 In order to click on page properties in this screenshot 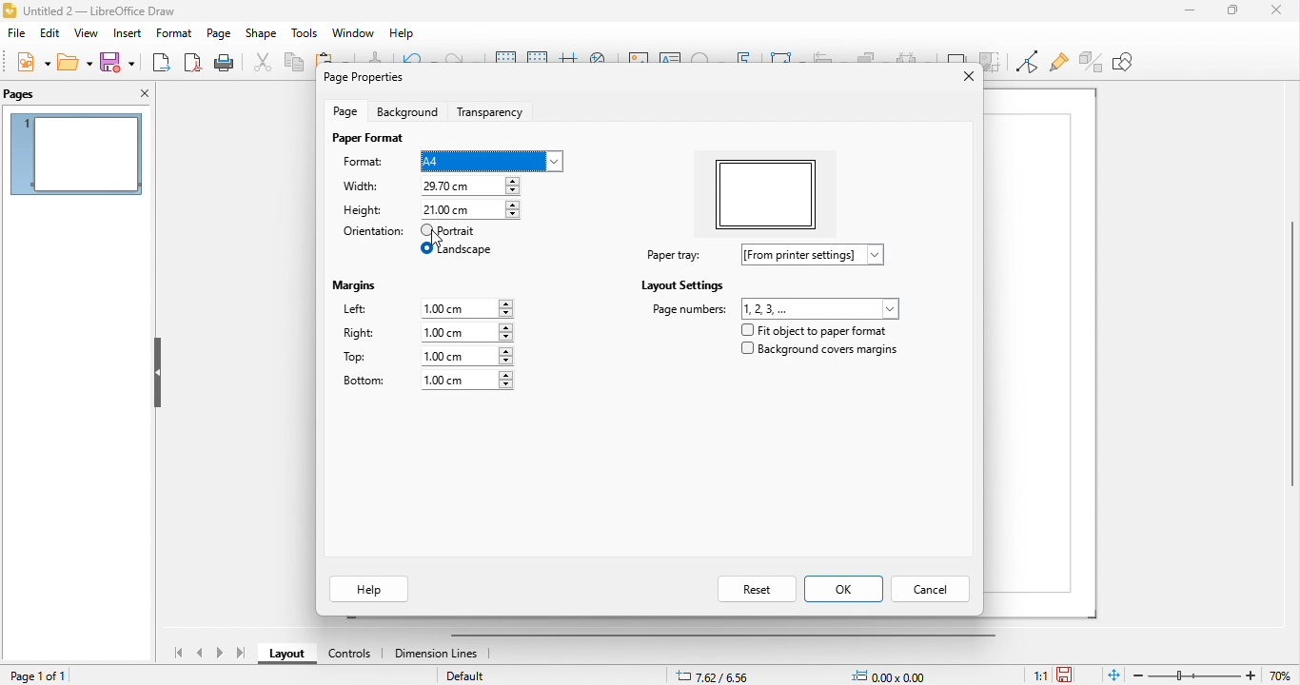, I will do `click(362, 77)`.